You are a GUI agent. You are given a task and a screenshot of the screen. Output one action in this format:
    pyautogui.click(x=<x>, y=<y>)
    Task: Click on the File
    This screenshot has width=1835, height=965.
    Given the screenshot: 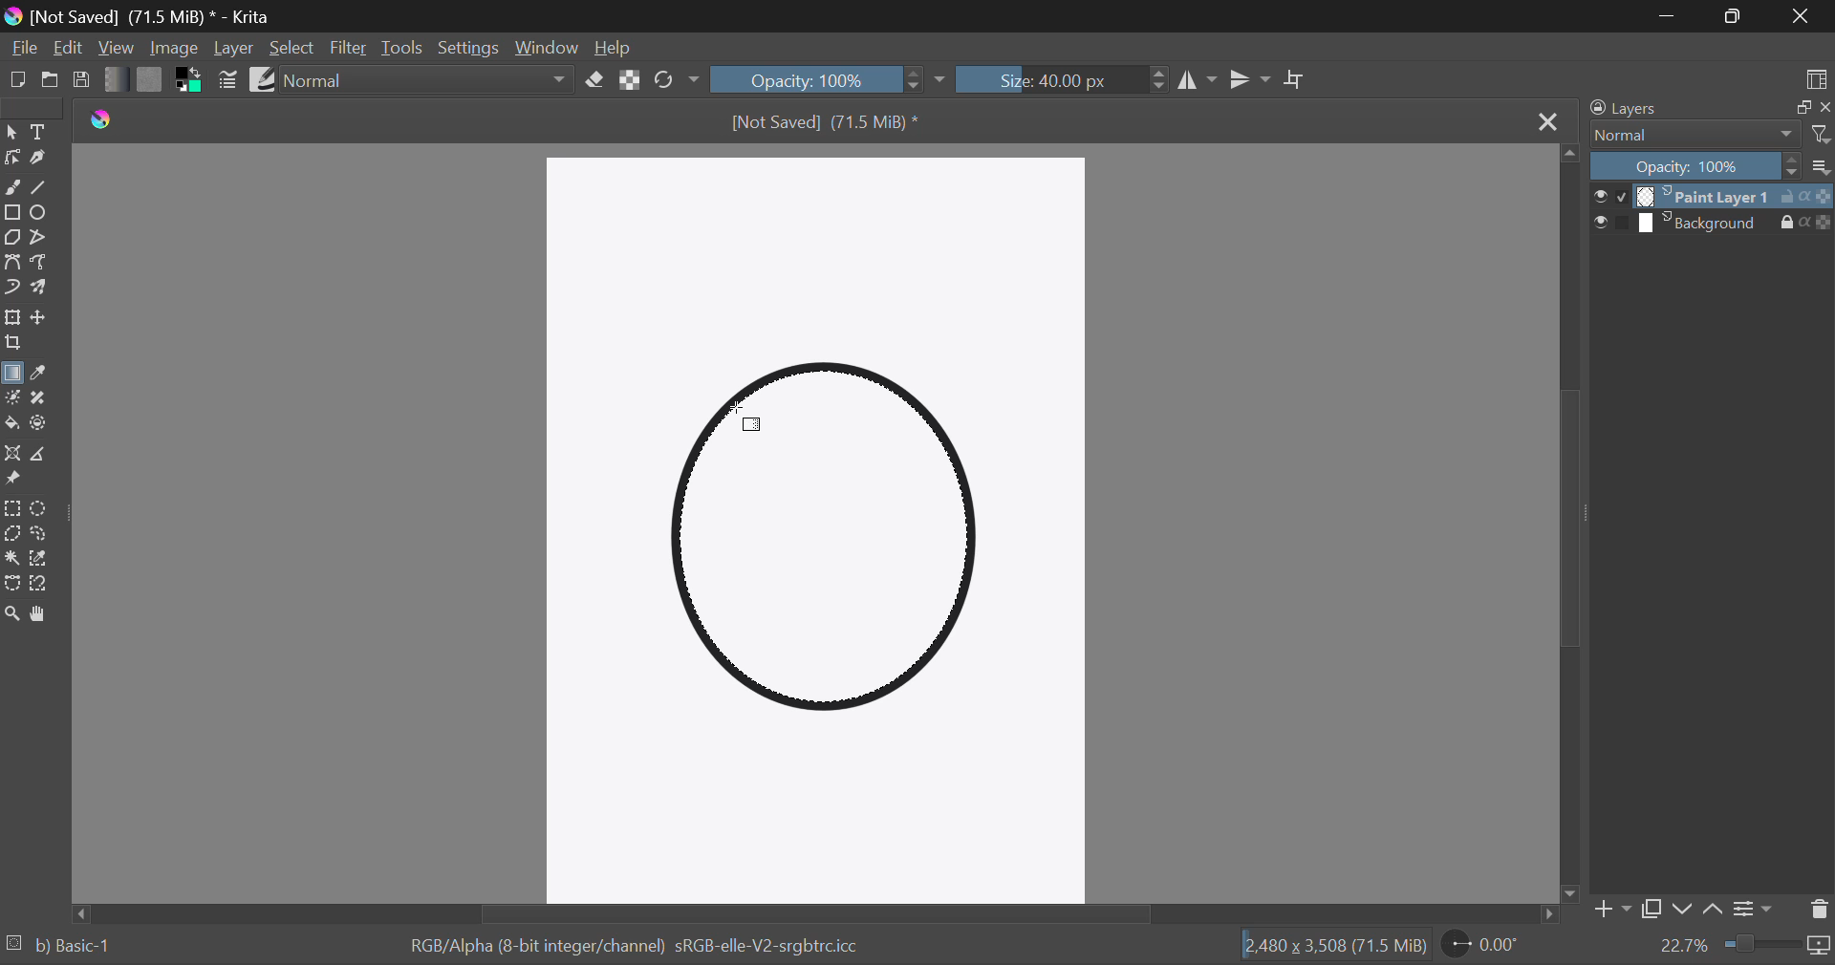 What is the action you would take?
    pyautogui.click(x=22, y=48)
    